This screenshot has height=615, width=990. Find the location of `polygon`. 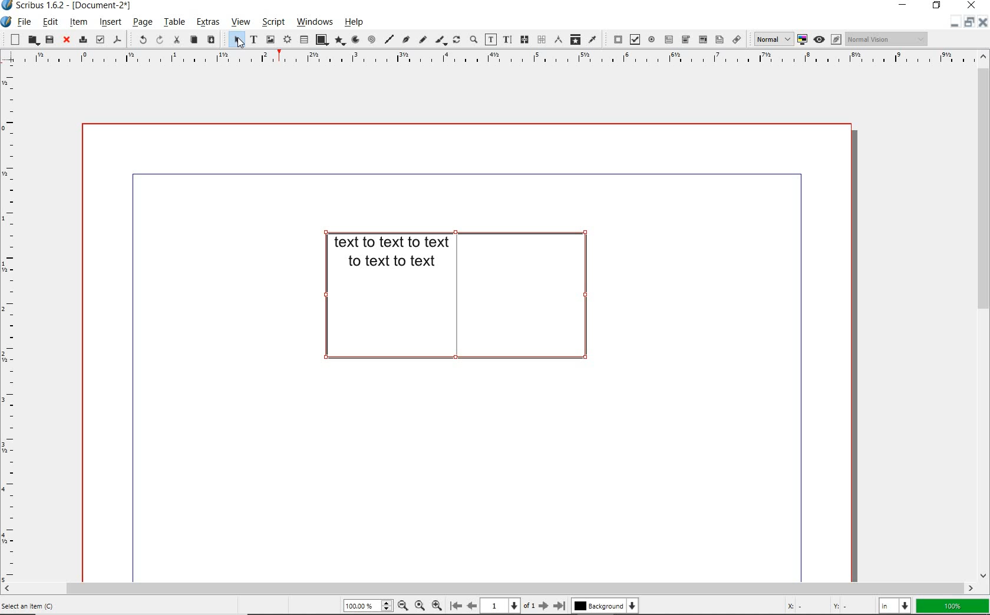

polygon is located at coordinates (338, 40).